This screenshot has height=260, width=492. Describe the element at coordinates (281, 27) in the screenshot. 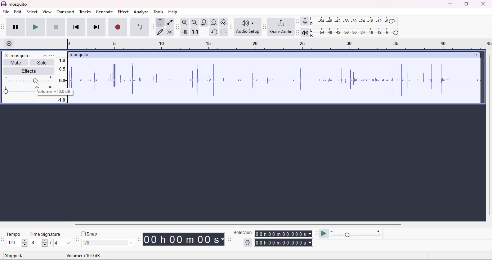

I see `share audio` at that location.